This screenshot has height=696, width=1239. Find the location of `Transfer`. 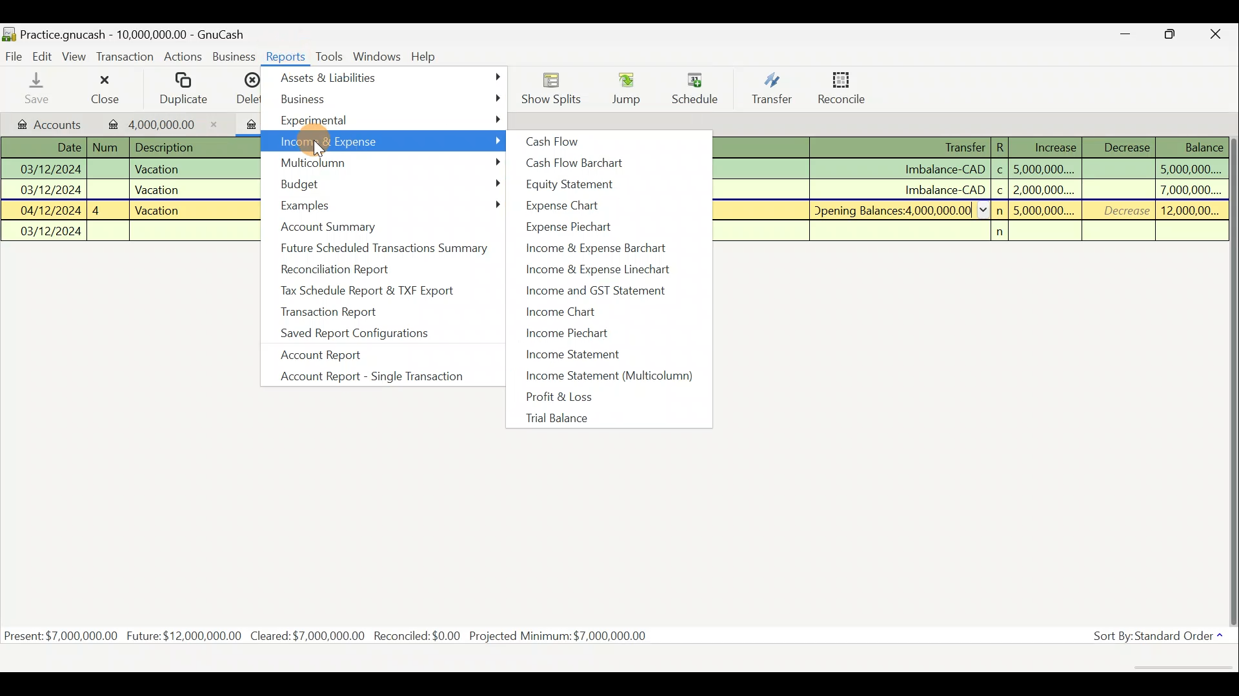

Transfer is located at coordinates (965, 147).